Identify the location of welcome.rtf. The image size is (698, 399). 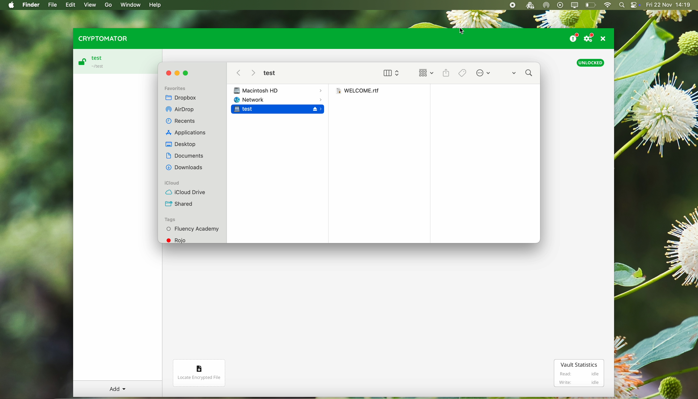
(357, 91).